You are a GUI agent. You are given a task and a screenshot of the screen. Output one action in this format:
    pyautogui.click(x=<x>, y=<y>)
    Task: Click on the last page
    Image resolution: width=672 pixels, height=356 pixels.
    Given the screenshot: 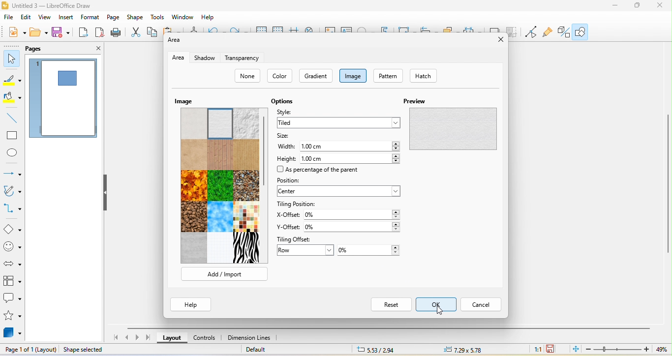 What is the action you would take?
    pyautogui.click(x=147, y=338)
    